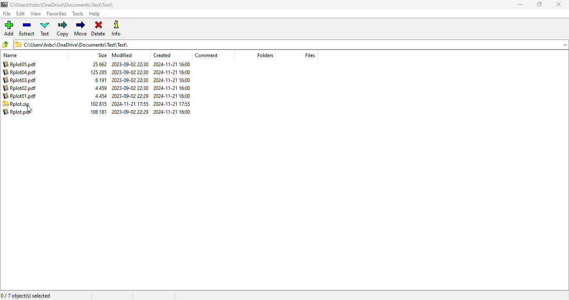  What do you see at coordinates (20, 112) in the screenshot?
I see `Rplot.pdf ` at bounding box center [20, 112].